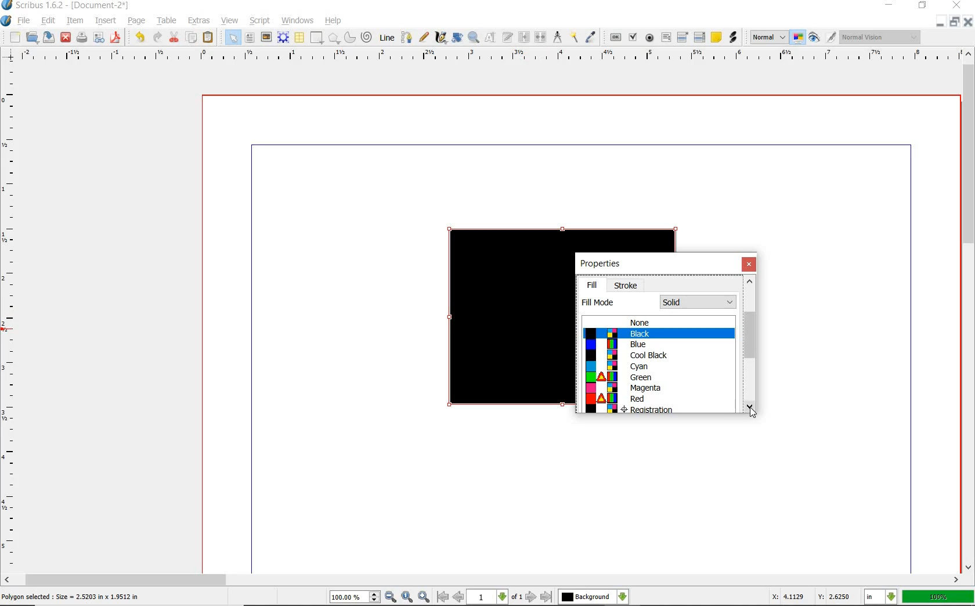 Image resolution: width=975 pixels, height=606 pixels. Describe the element at coordinates (559, 38) in the screenshot. I see `measurement` at that location.